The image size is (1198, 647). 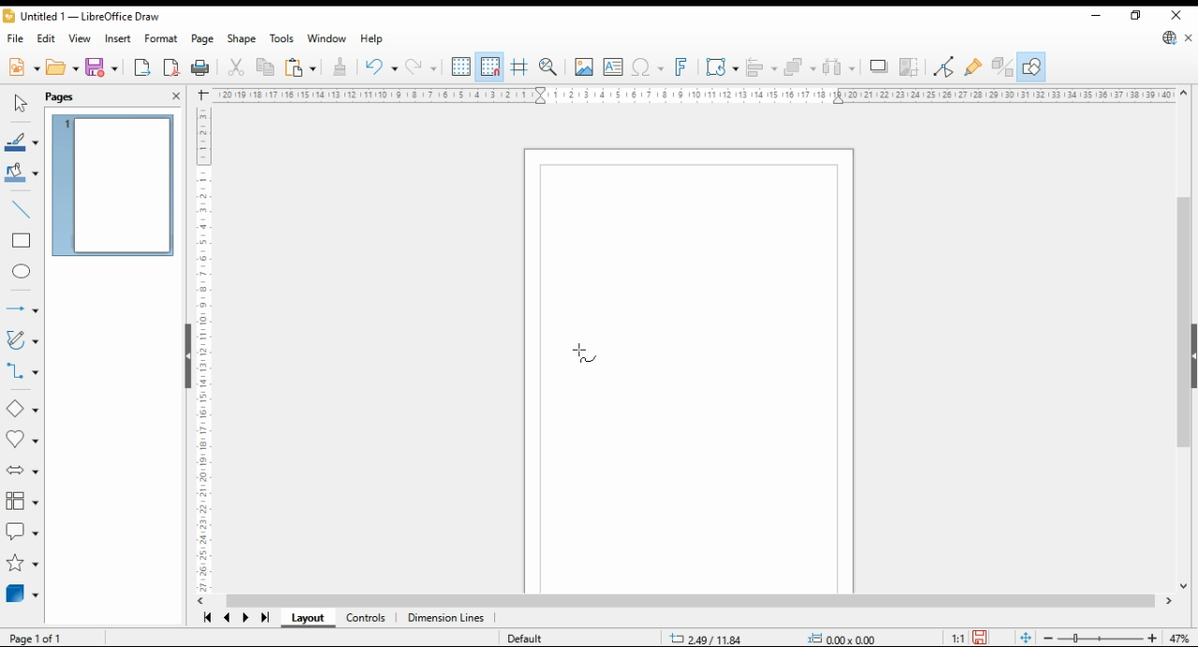 I want to click on snap to grid, so click(x=491, y=67).